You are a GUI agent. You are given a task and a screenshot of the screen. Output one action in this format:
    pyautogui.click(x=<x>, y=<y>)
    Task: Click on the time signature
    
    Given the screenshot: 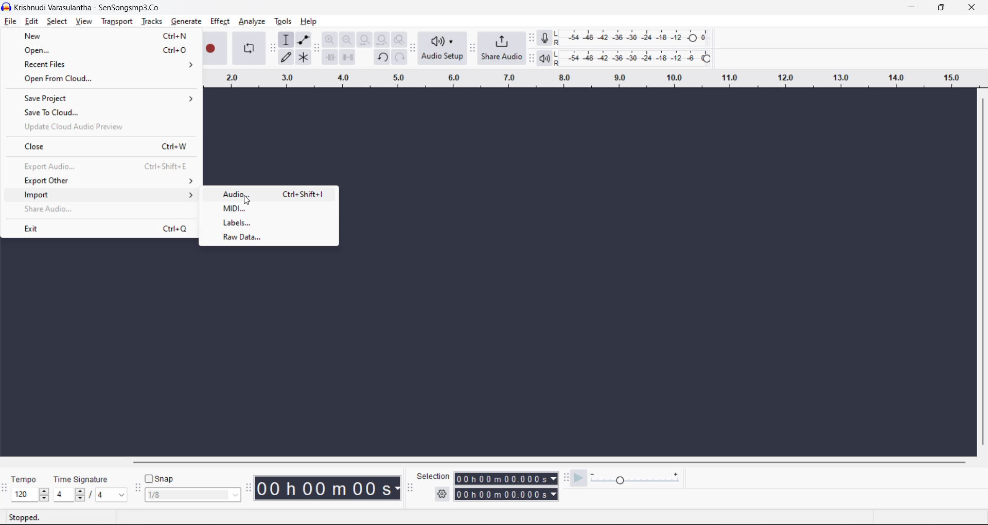 What is the action you would take?
    pyautogui.click(x=84, y=480)
    